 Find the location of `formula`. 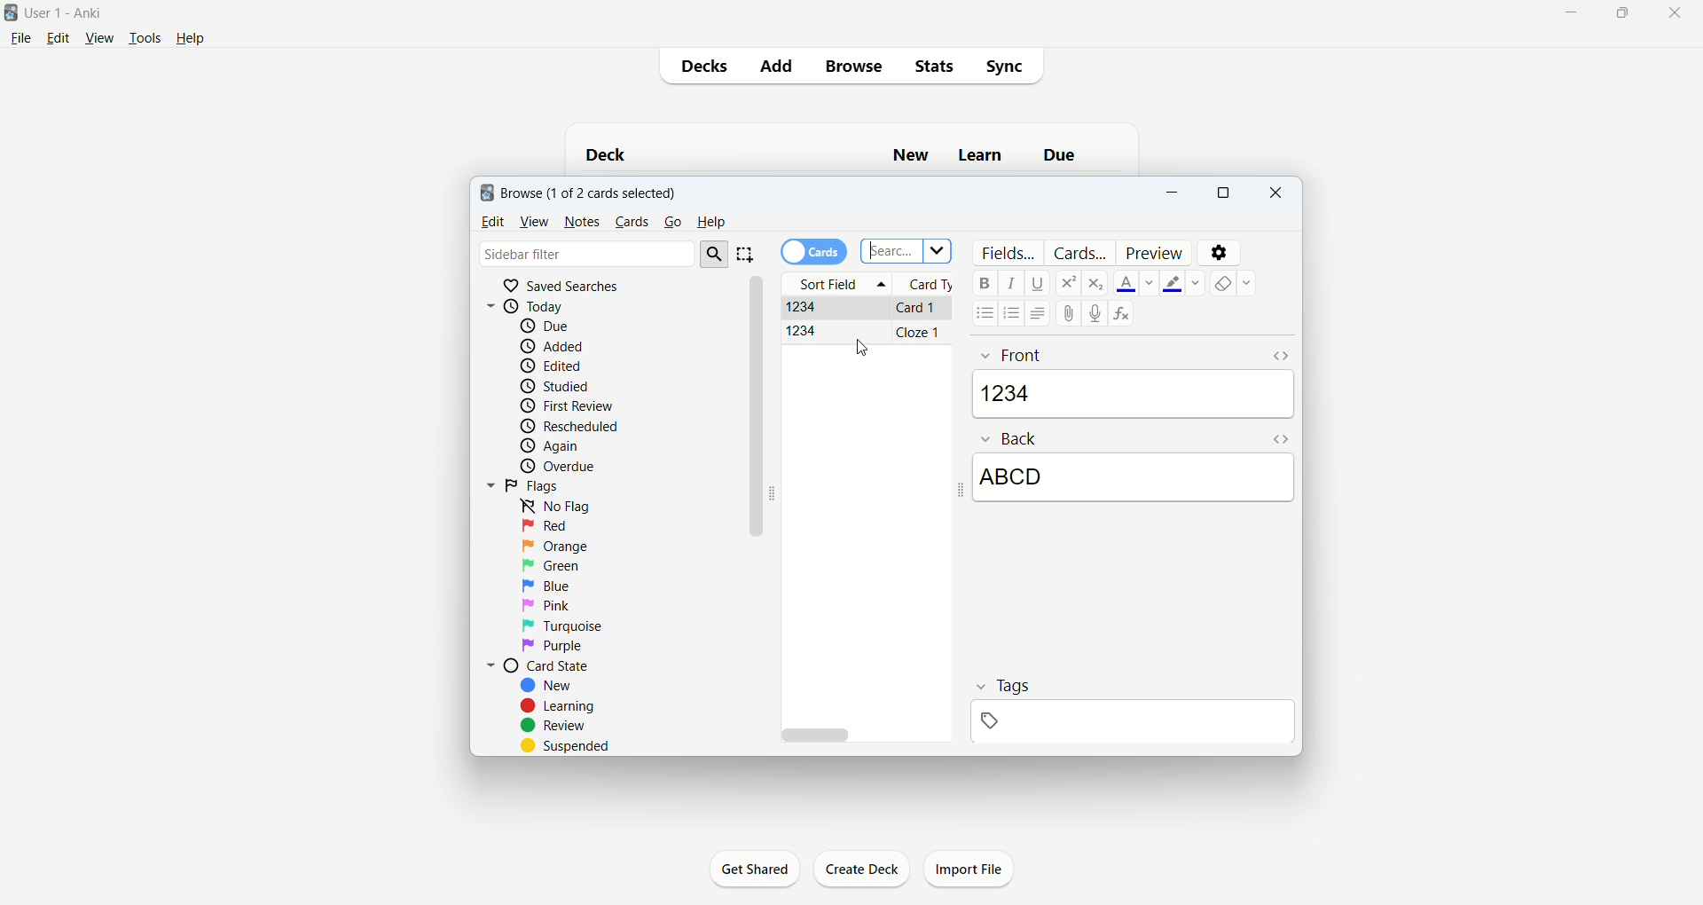

formula is located at coordinates (1122, 314).